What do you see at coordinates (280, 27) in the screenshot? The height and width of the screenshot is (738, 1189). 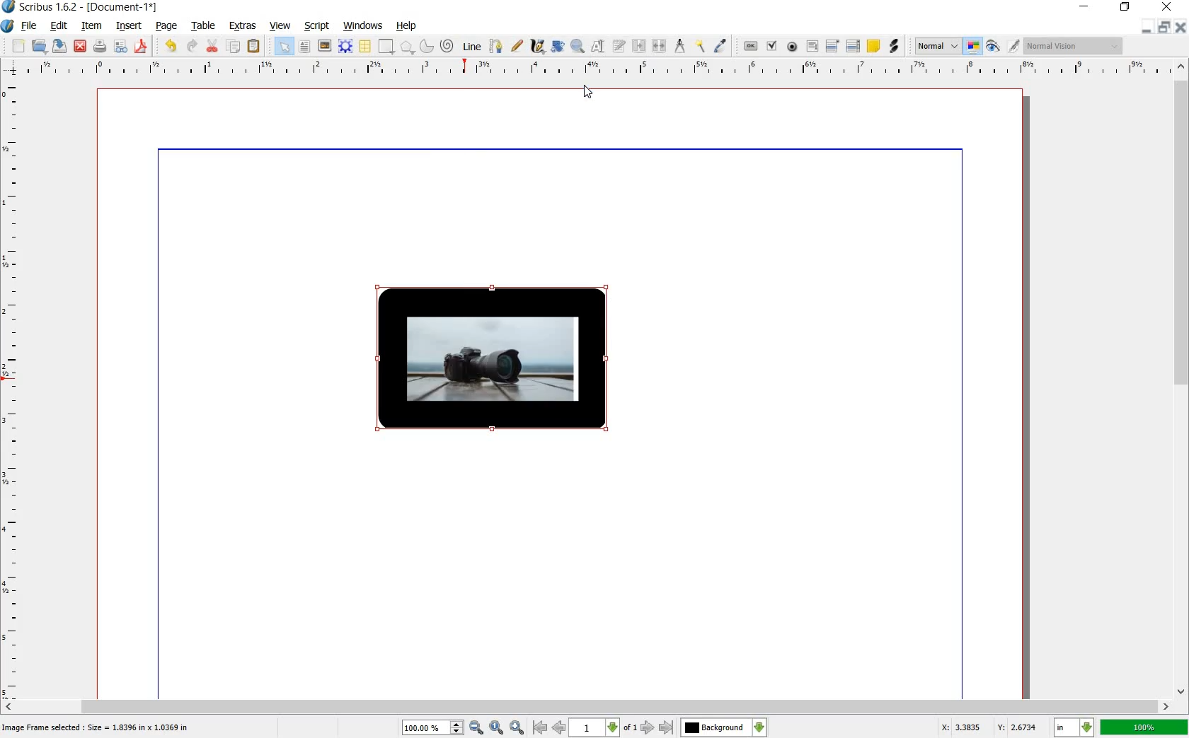 I see `view` at bounding box center [280, 27].